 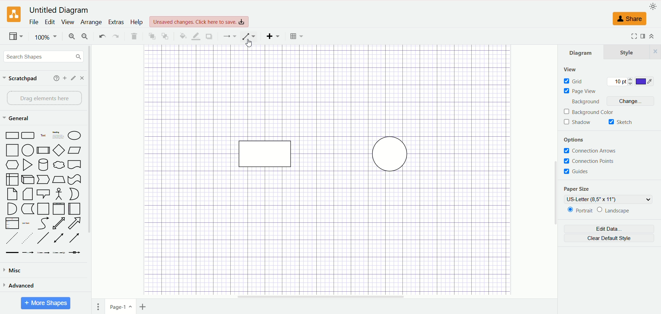 I want to click on List Item, so click(x=27, y=223).